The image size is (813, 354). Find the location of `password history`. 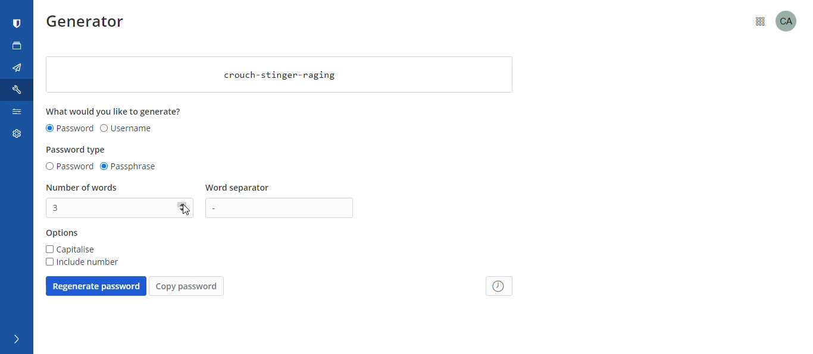

password history is located at coordinates (500, 286).